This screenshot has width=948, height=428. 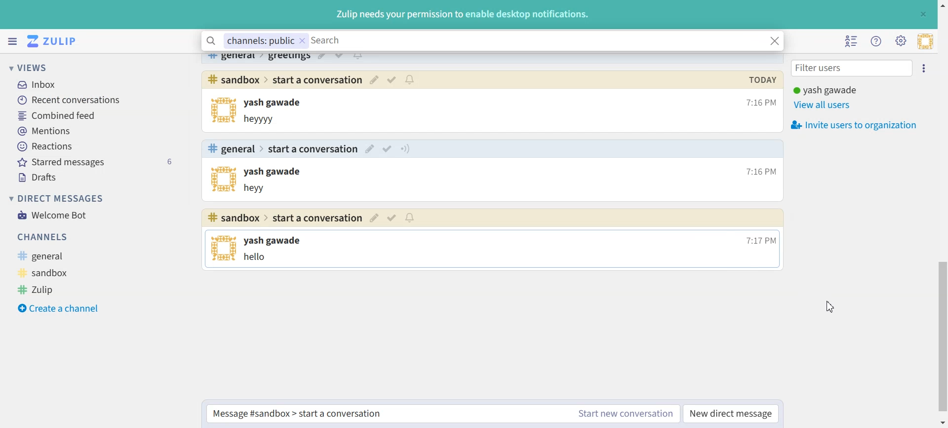 I want to click on heyy, so click(x=259, y=188).